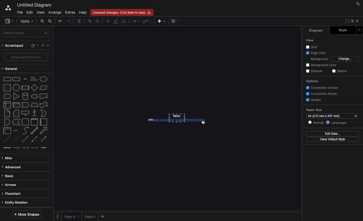 The width and height of the screenshot is (363, 221). What do you see at coordinates (310, 47) in the screenshot?
I see `Grid` at bounding box center [310, 47].